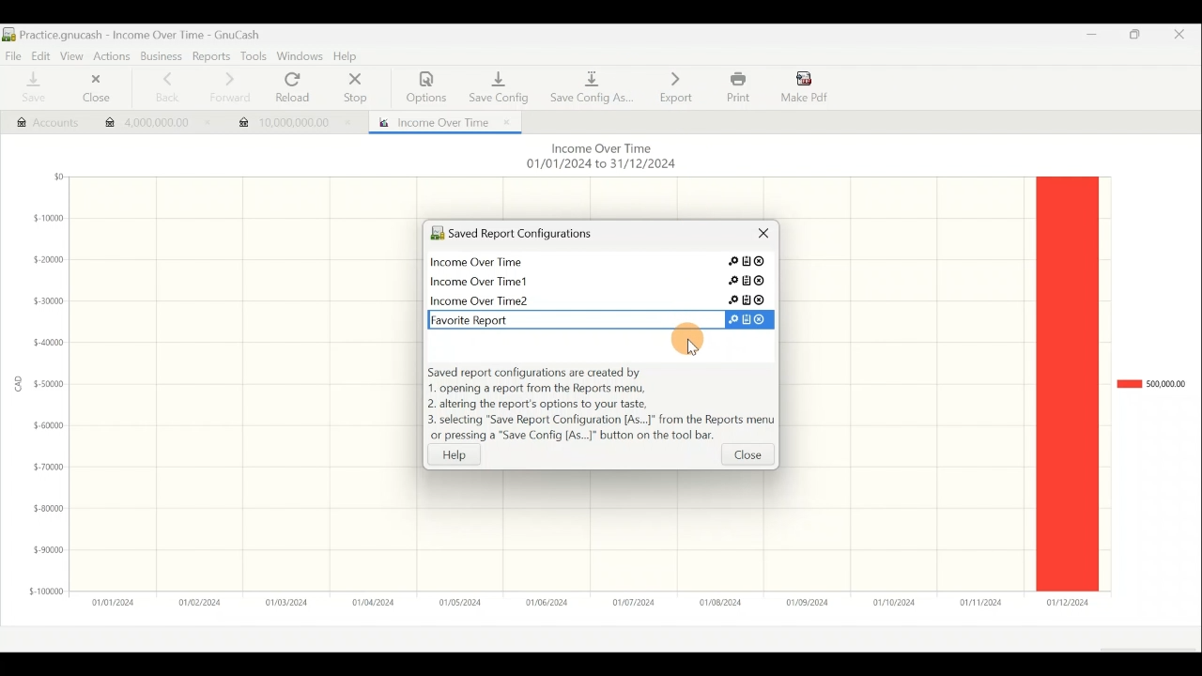 Image resolution: width=1202 pixels, height=676 pixels. What do you see at coordinates (578, 602) in the screenshot?
I see `x-axis (date range)` at bounding box center [578, 602].